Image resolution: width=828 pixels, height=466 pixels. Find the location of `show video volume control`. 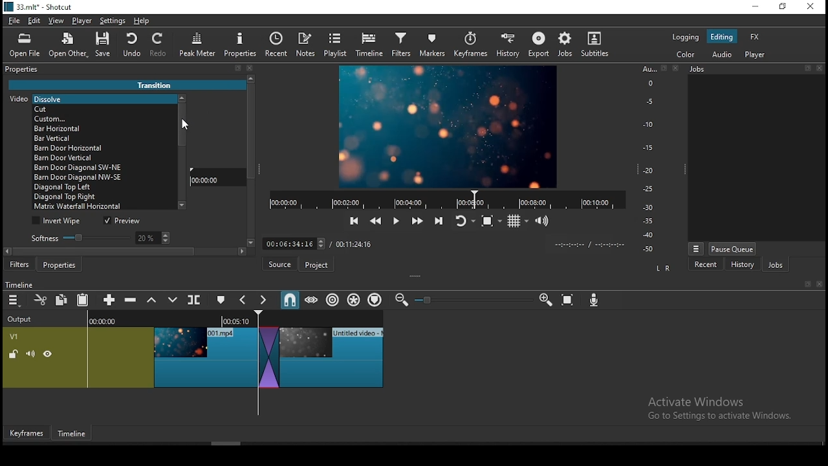

show video volume control is located at coordinates (543, 217).